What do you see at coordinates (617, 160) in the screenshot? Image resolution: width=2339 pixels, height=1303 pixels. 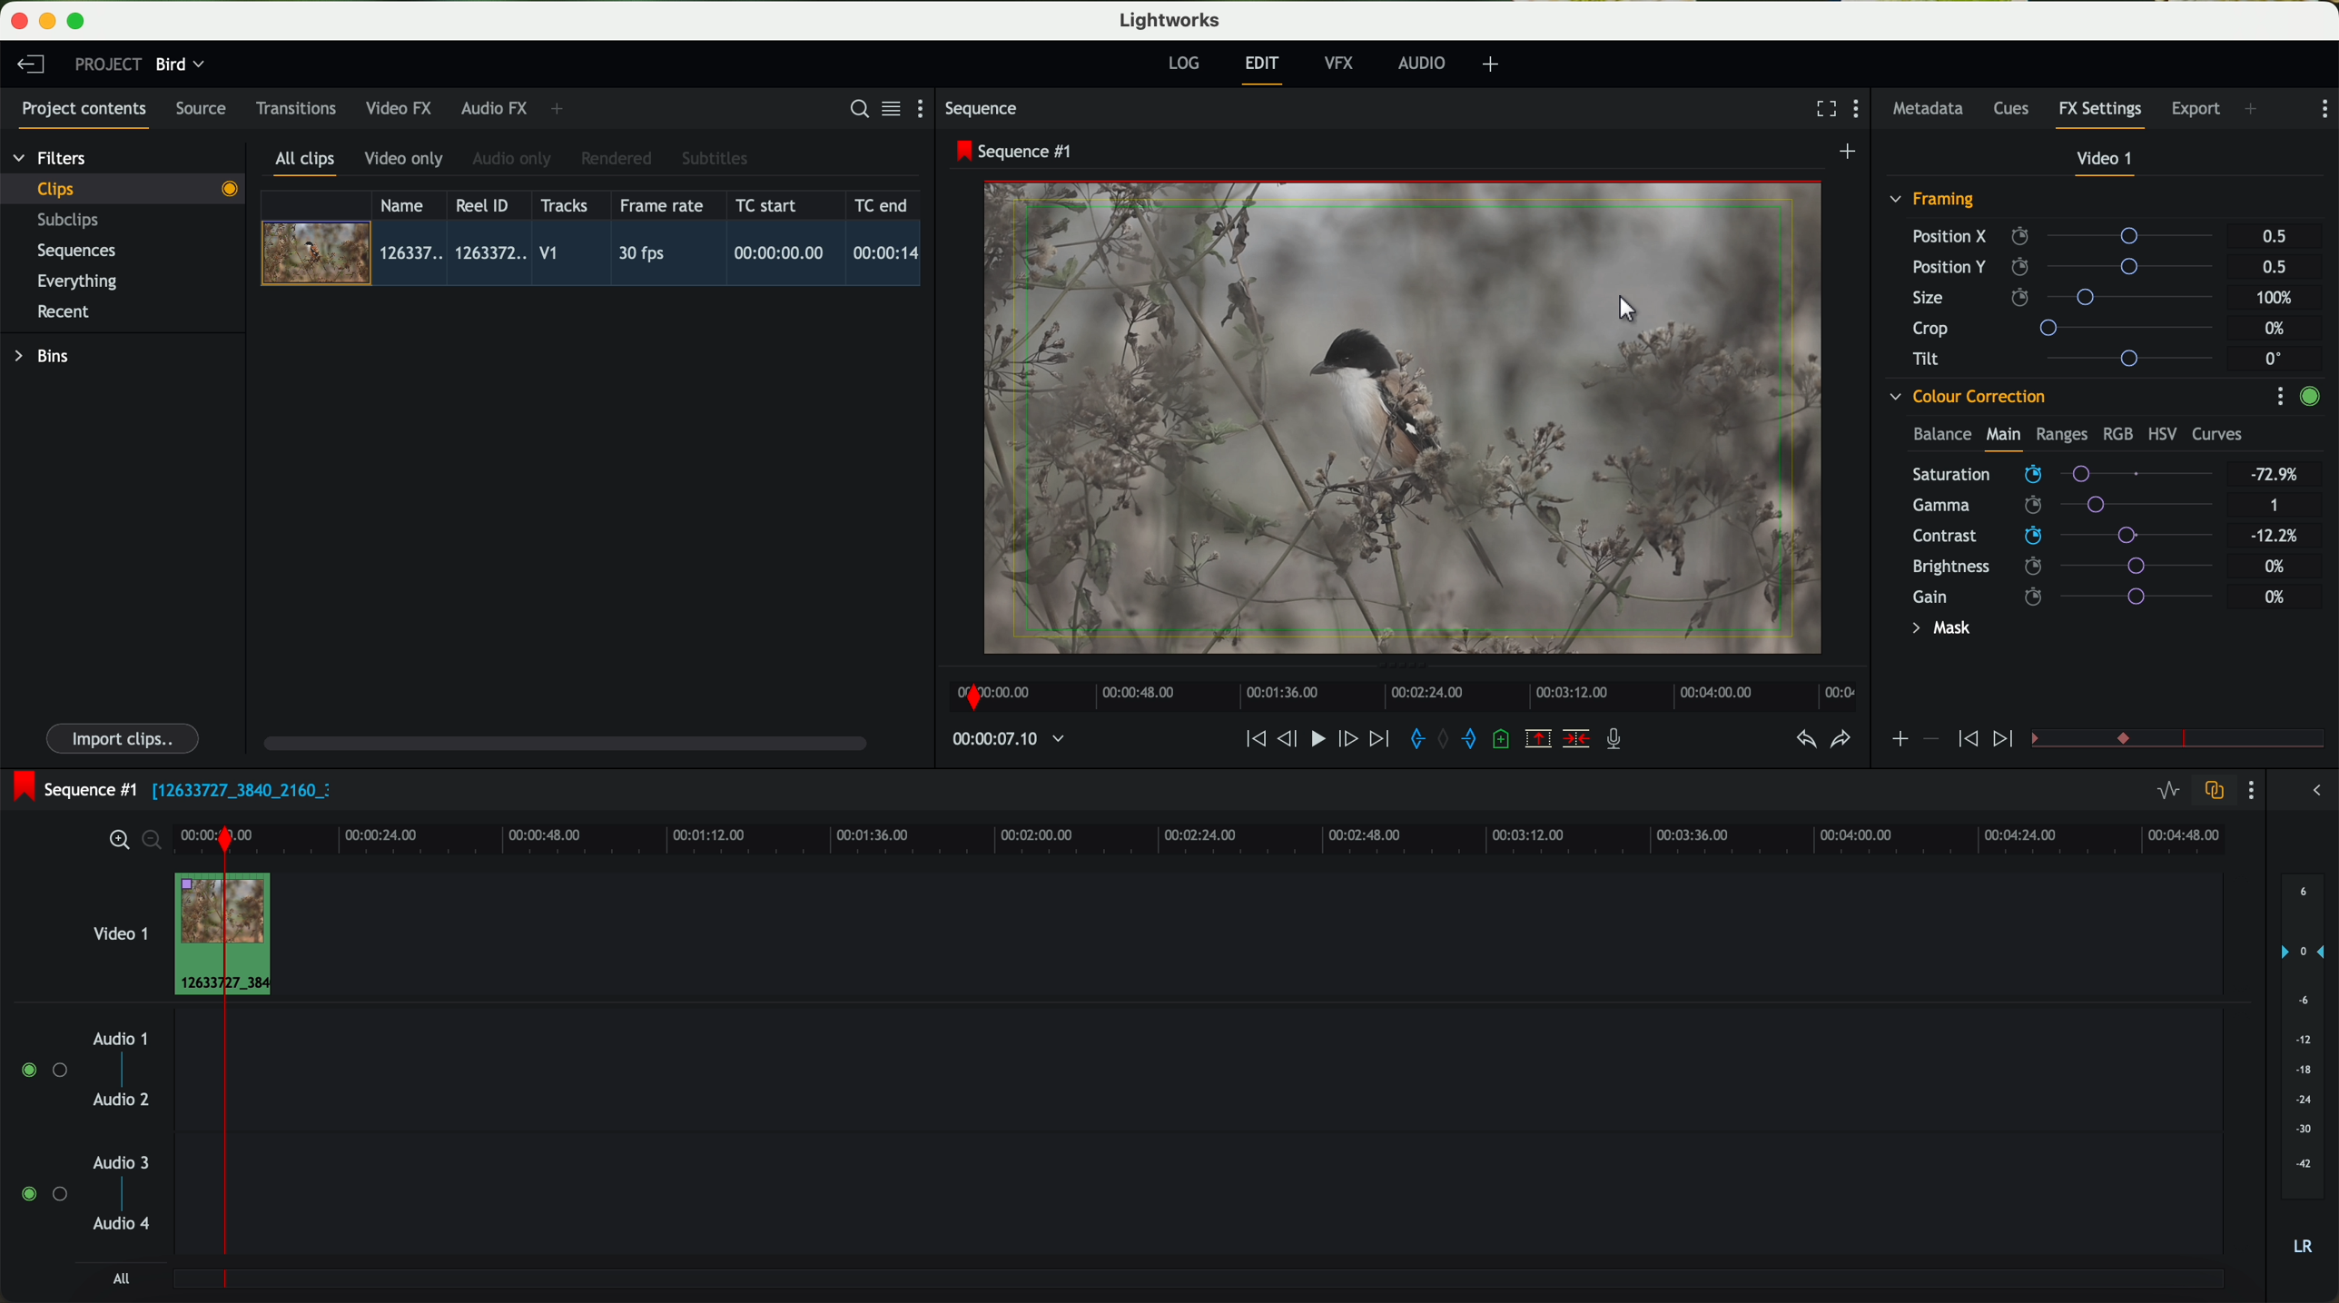 I see `rendered` at bounding box center [617, 160].